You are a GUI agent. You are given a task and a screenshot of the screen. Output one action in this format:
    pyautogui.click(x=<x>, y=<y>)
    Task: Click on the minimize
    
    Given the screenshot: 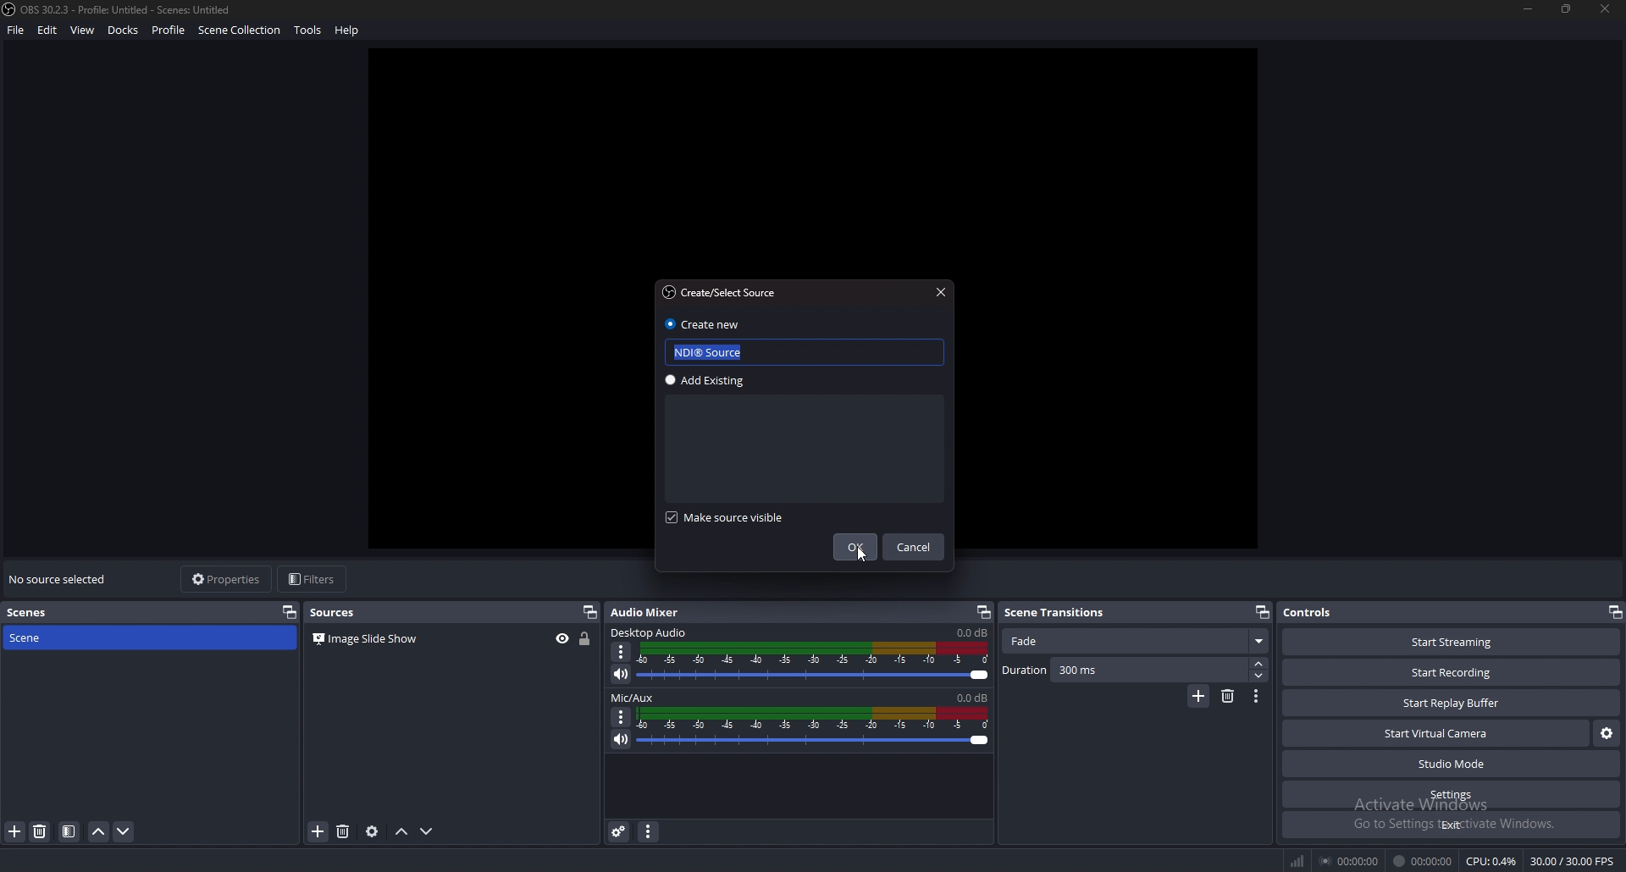 What is the action you would take?
    pyautogui.click(x=1529, y=9)
    